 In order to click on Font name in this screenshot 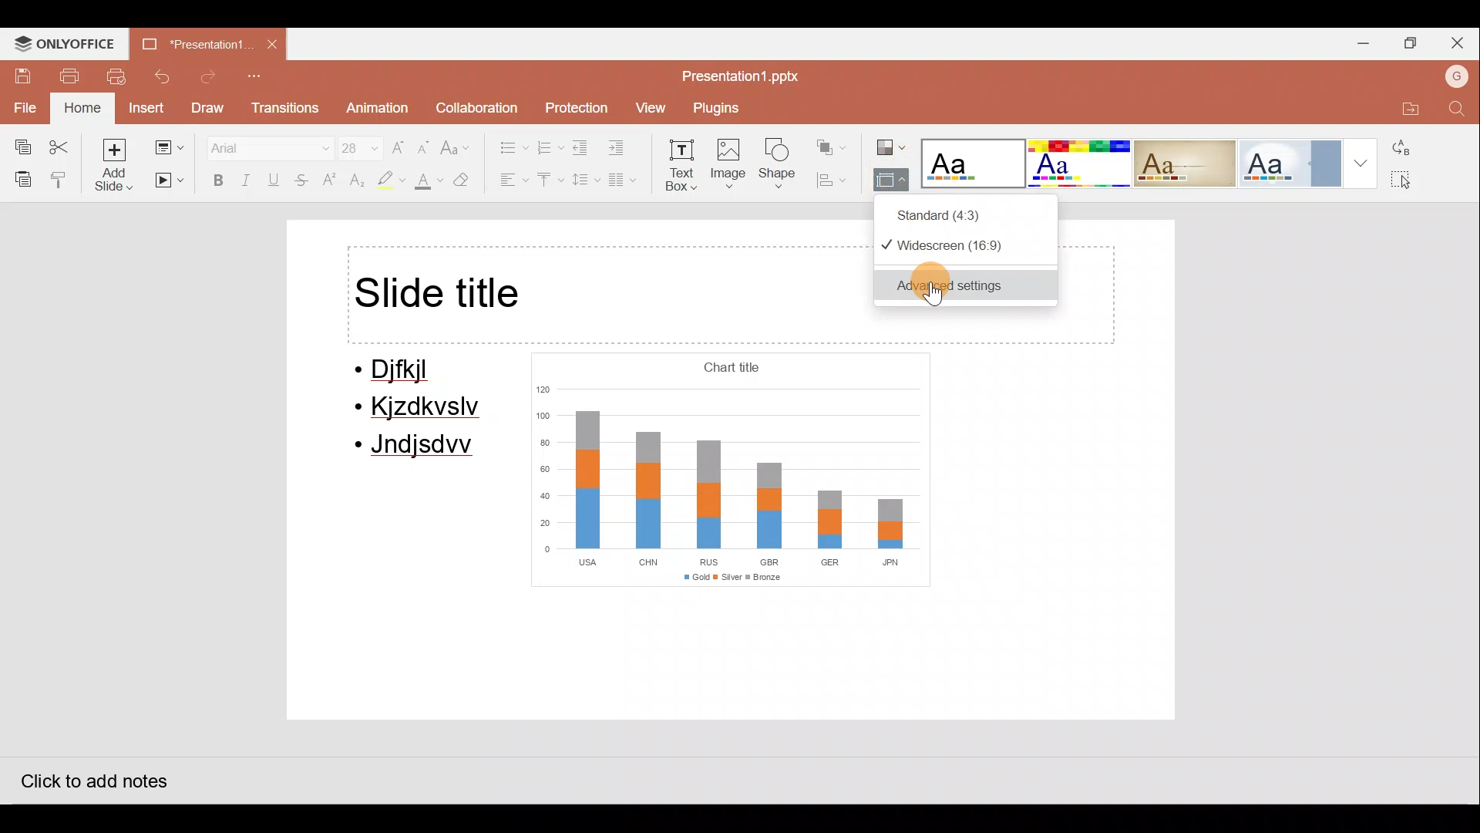, I will do `click(260, 145)`.